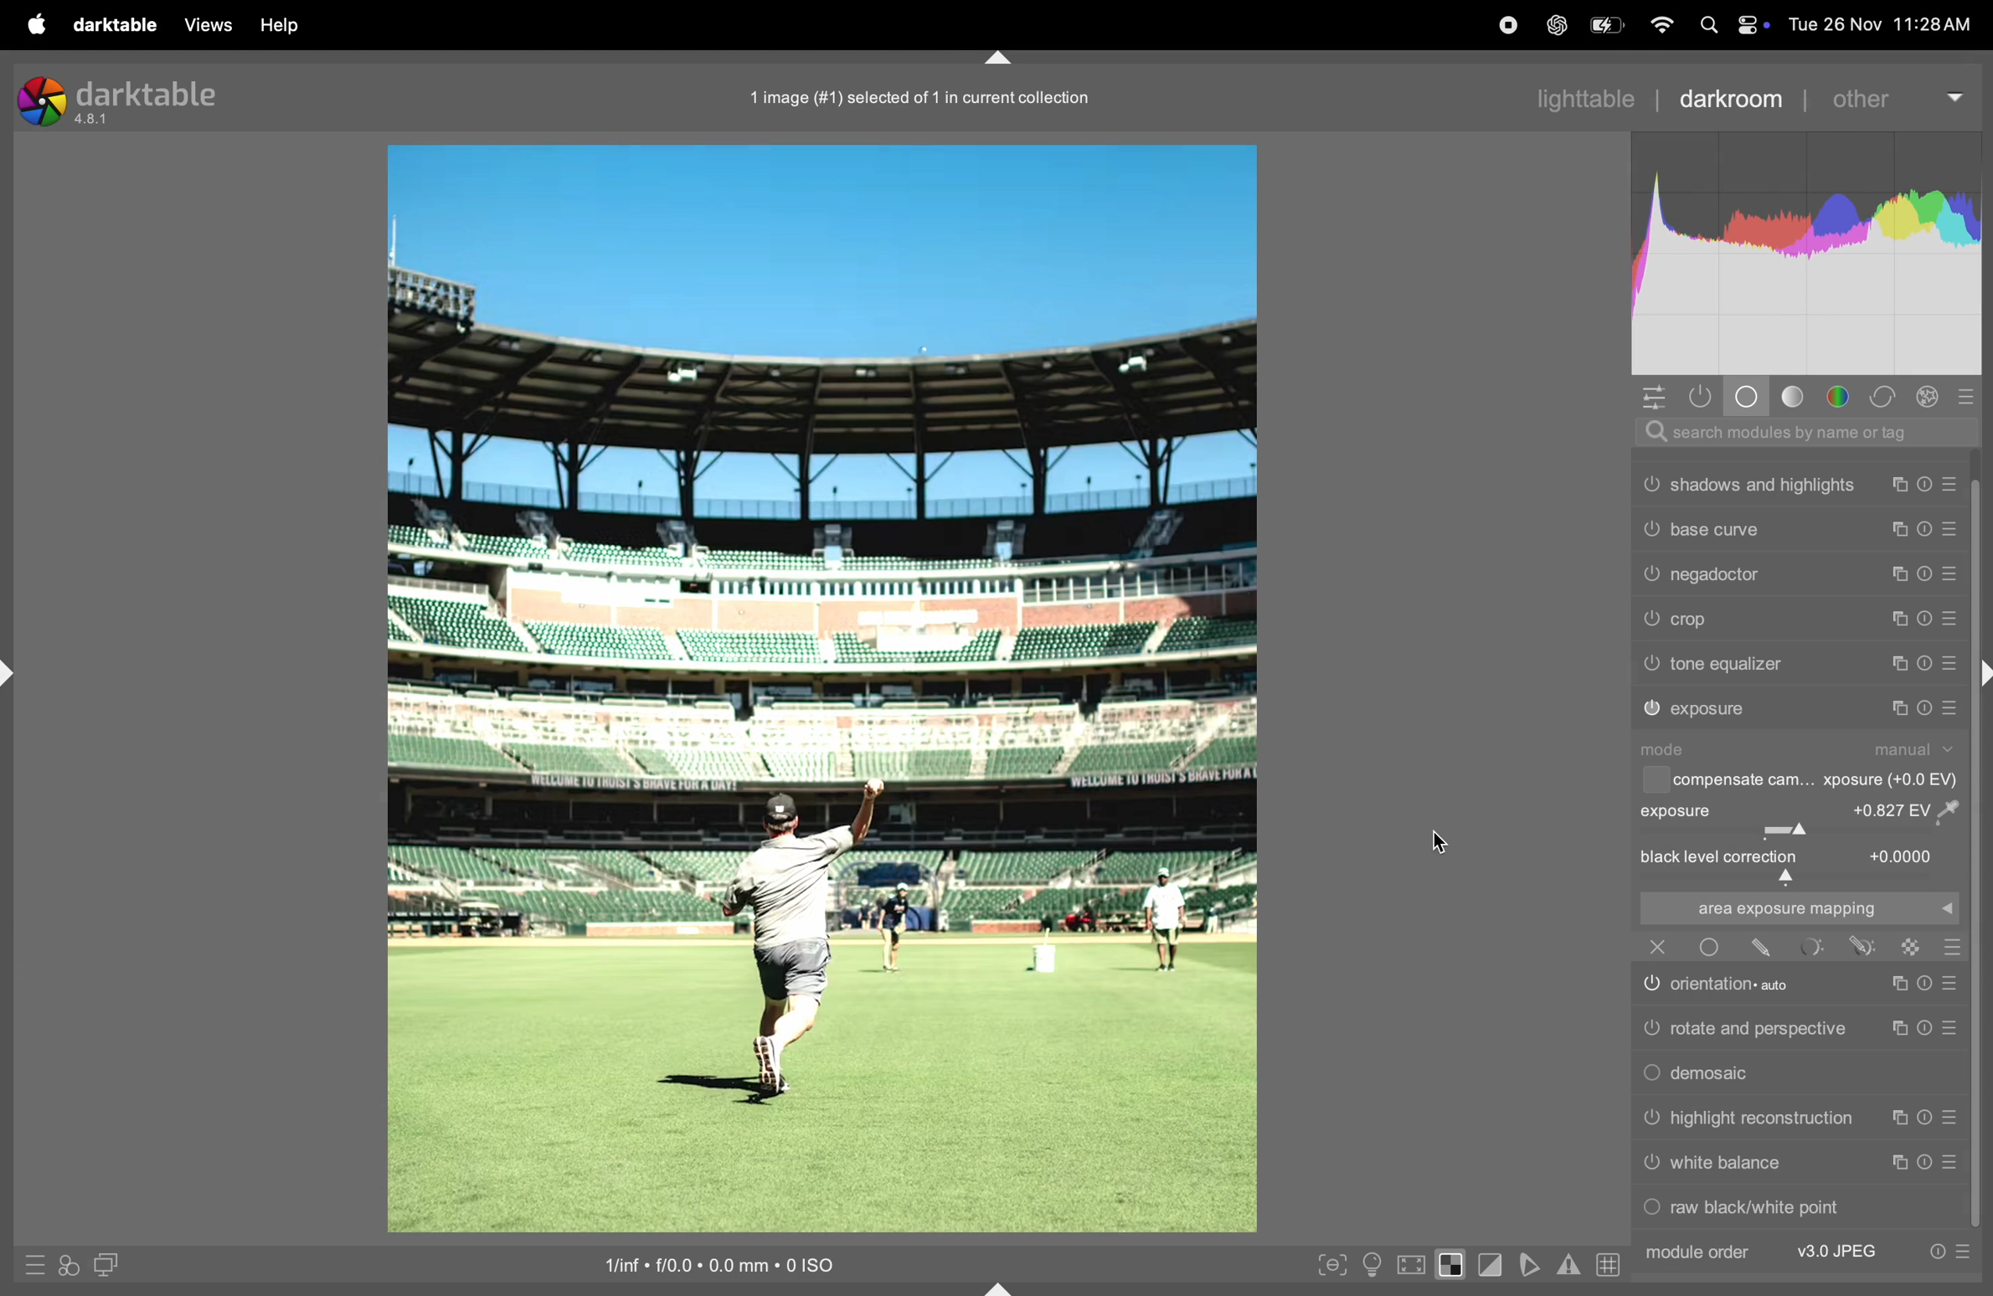 This screenshot has height=1296, width=1993. I want to click on expand or collapse , so click(997, 55).